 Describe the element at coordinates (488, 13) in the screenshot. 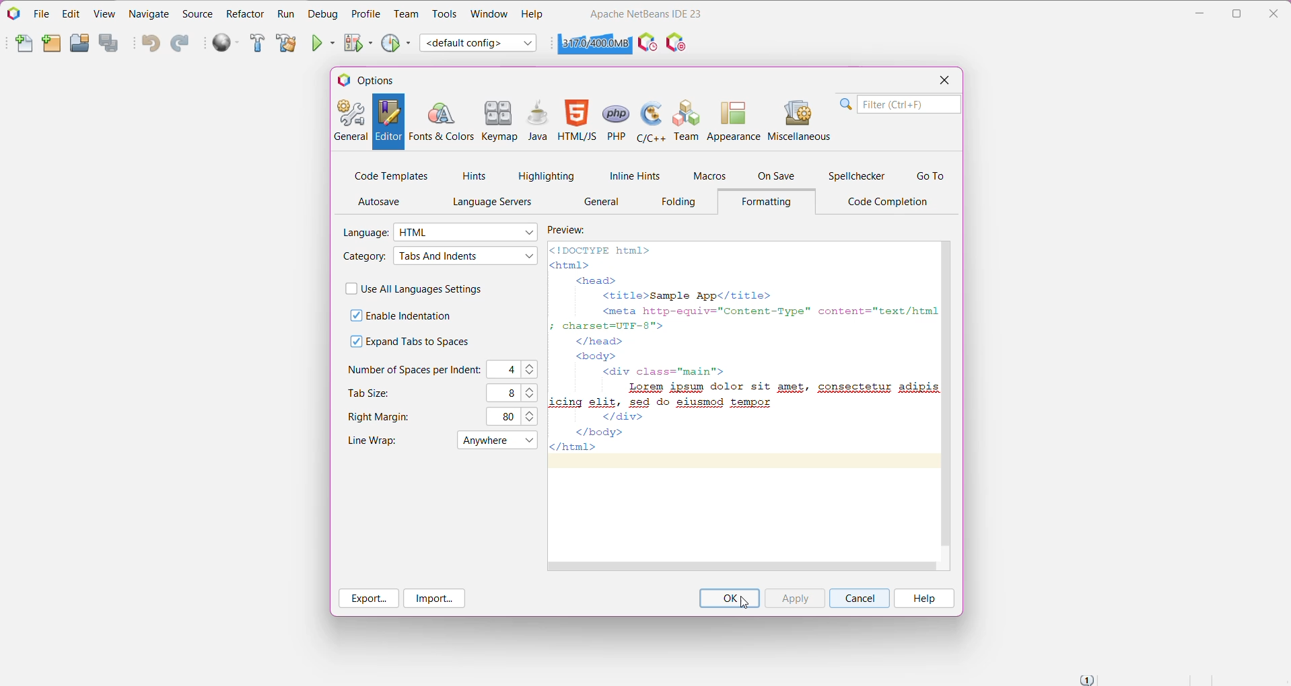

I see `Window` at that location.